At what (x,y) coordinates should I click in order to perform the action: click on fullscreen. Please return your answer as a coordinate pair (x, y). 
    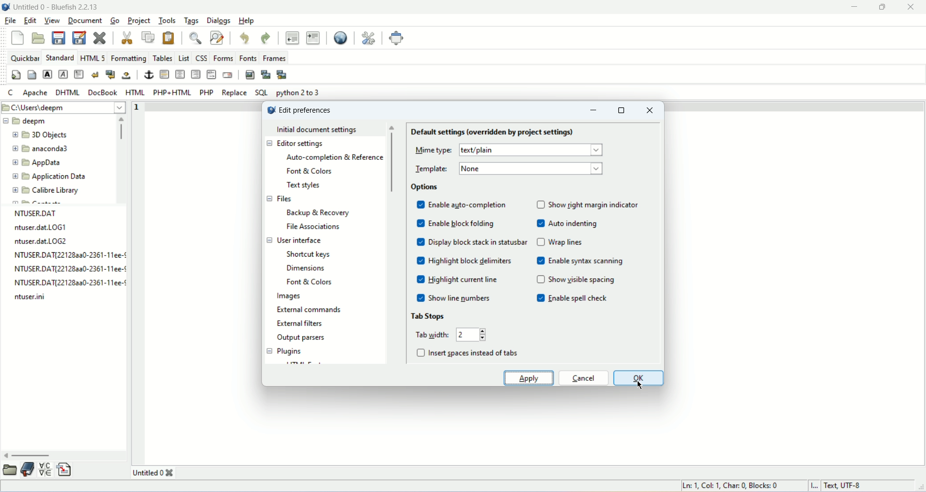
    Looking at the image, I should click on (397, 39).